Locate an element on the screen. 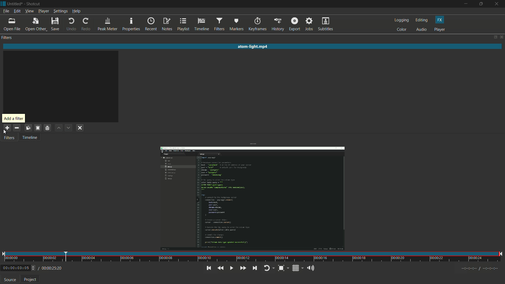 The width and height of the screenshot is (505, 284). save is located at coordinates (56, 24).